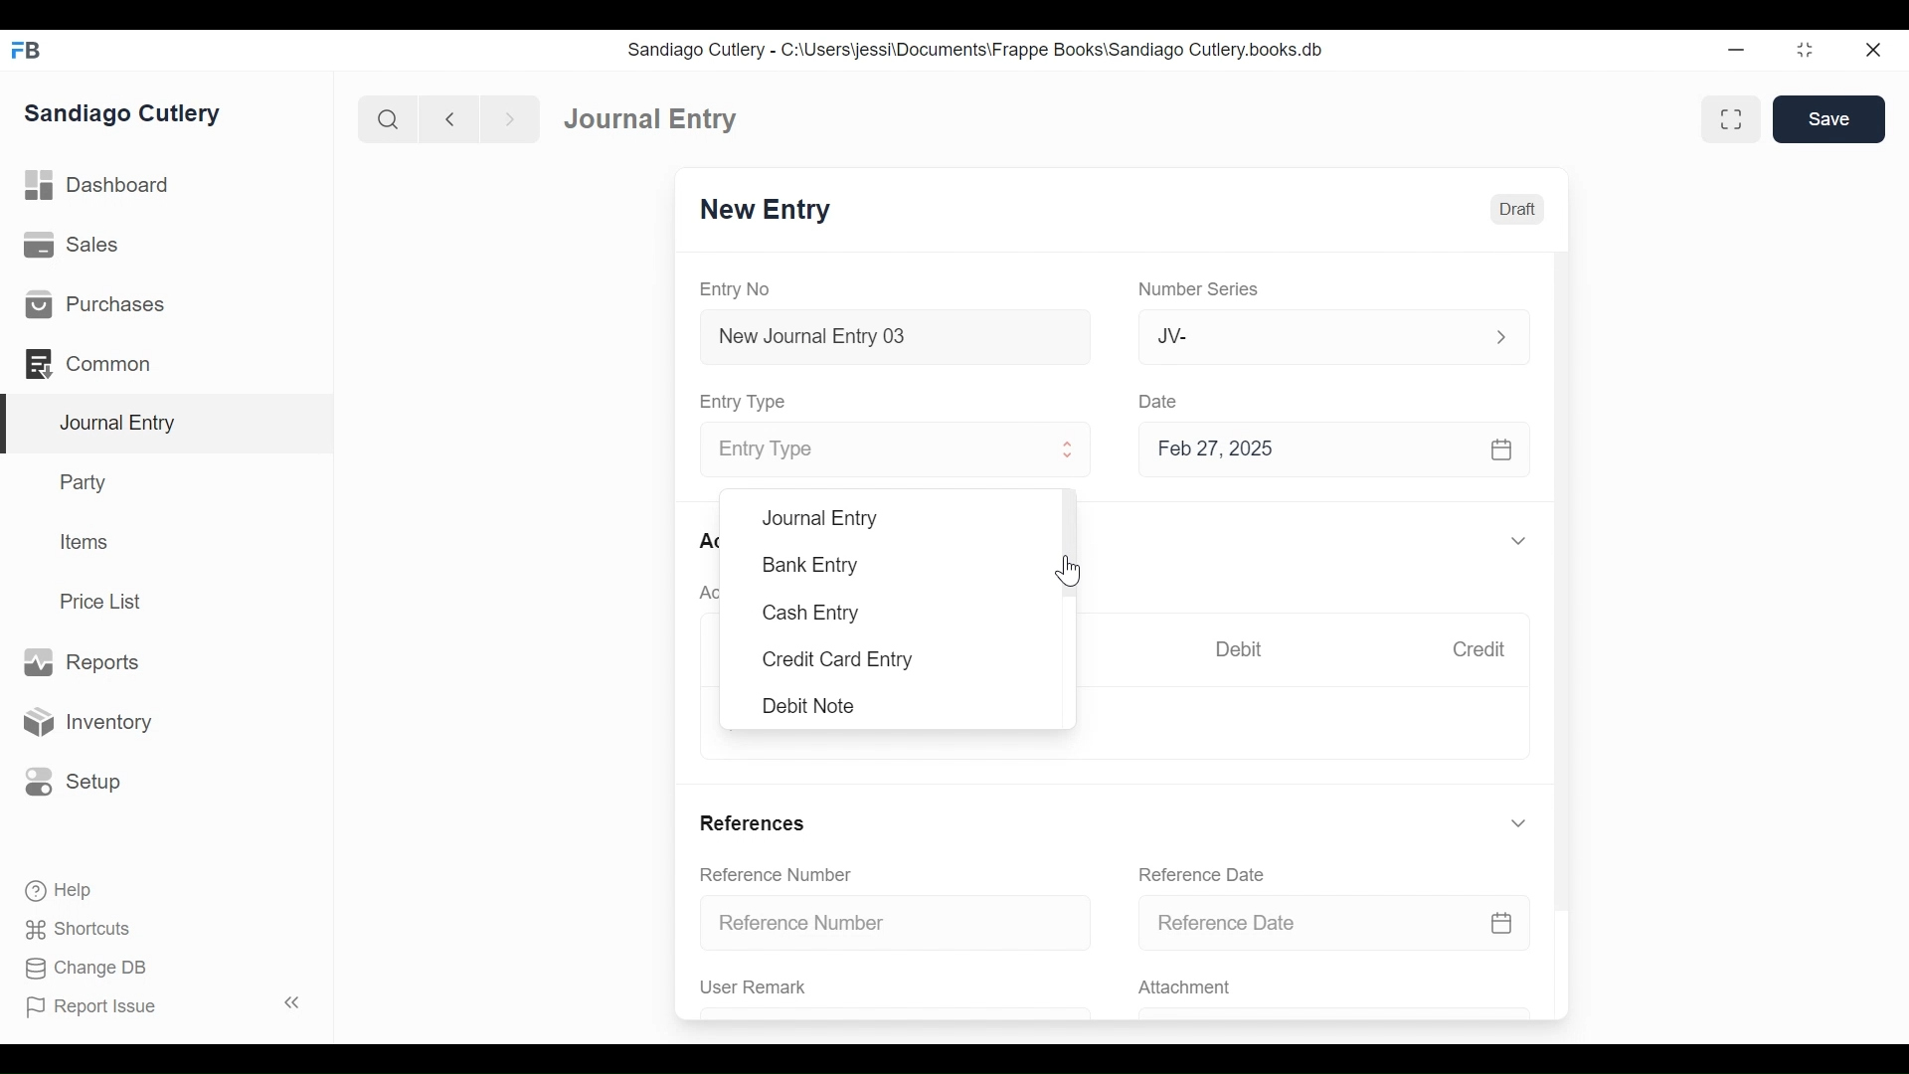 Image resolution: width=1909 pixels, height=1074 pixels. What do you see at coordinates (447, 119) in the screenshot?
I see `Navigate back` at bounding box center [447, 119].